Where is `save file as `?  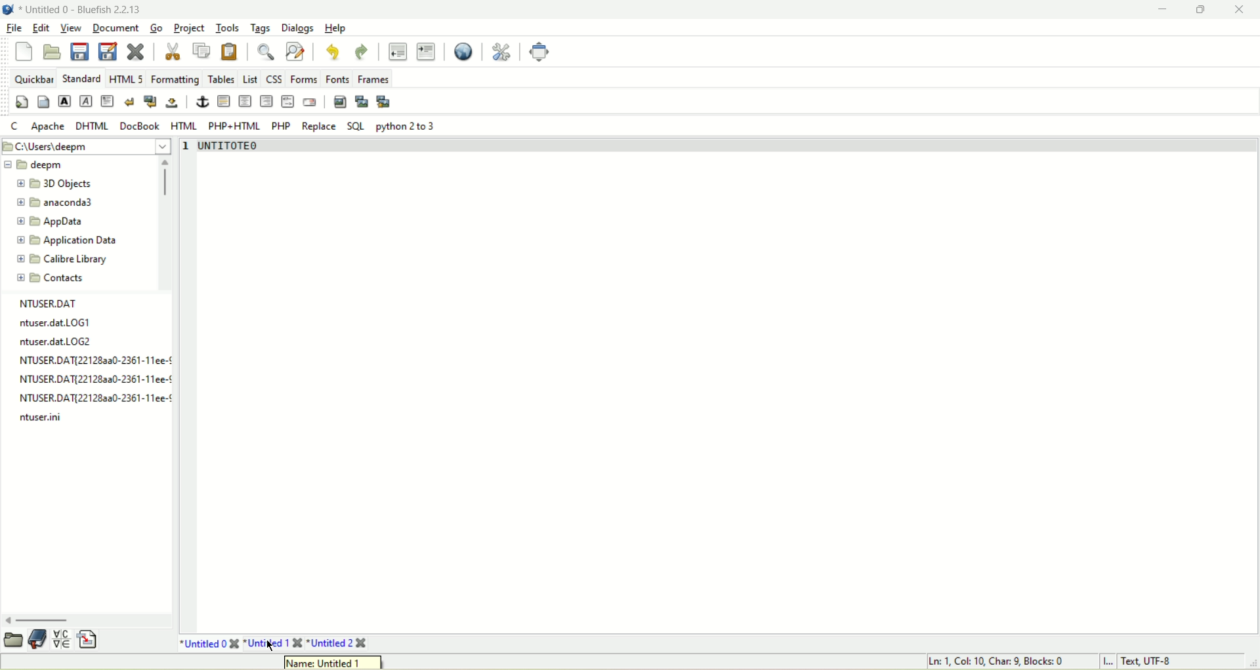
save file as  is located at coordinates (107, 52).